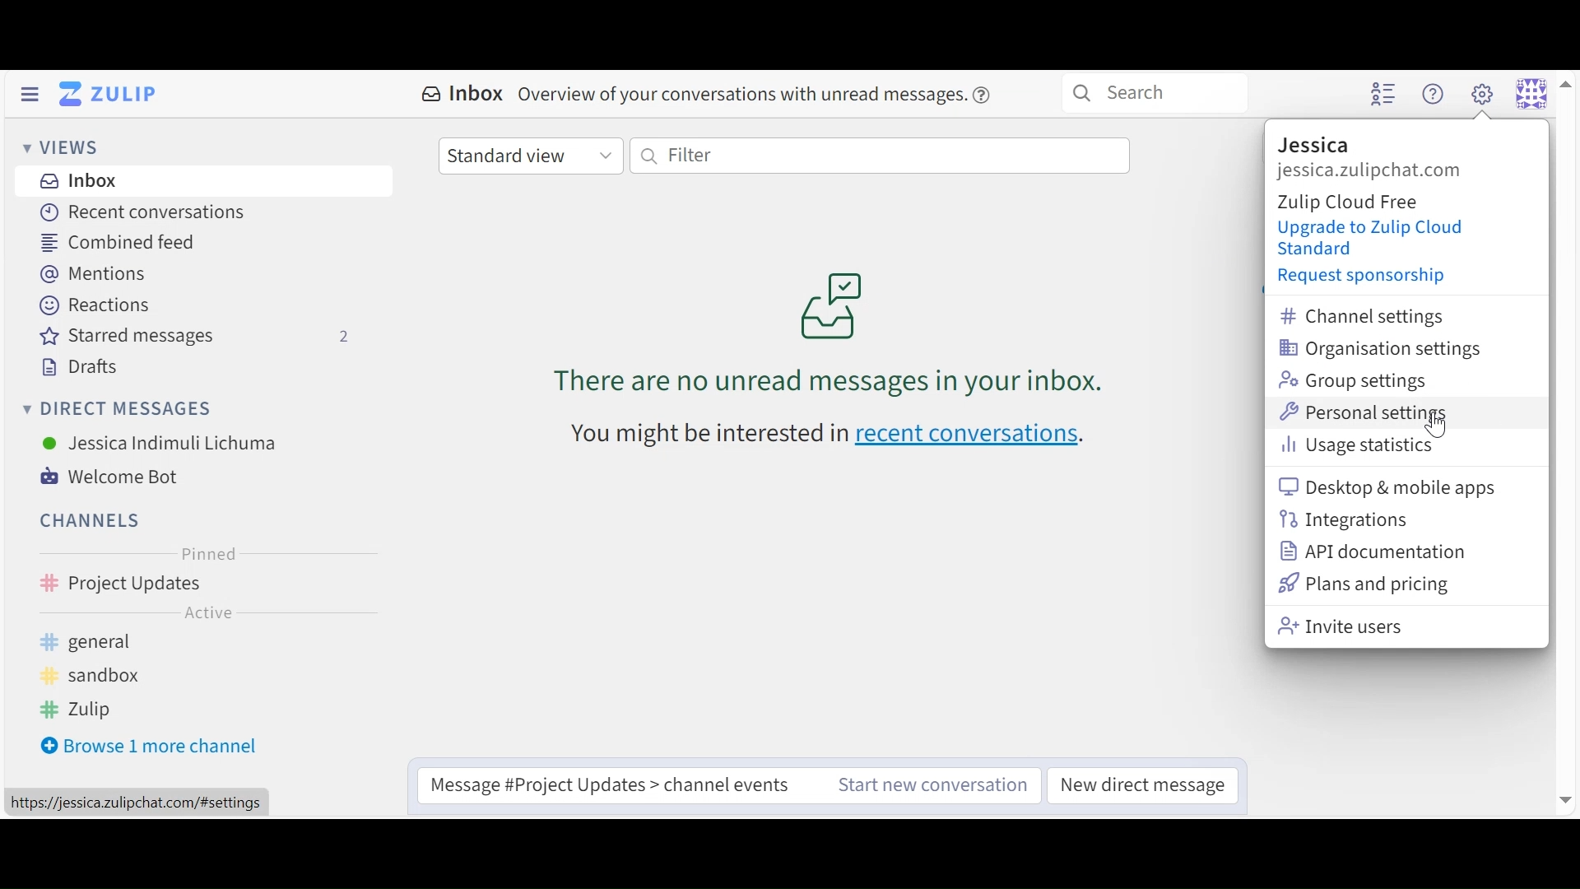 The width and height of the screenshot is (1580, 889). Describe the element at coordinates (1379, 350) in the screenshot. I see `Organisation settings` at that location.